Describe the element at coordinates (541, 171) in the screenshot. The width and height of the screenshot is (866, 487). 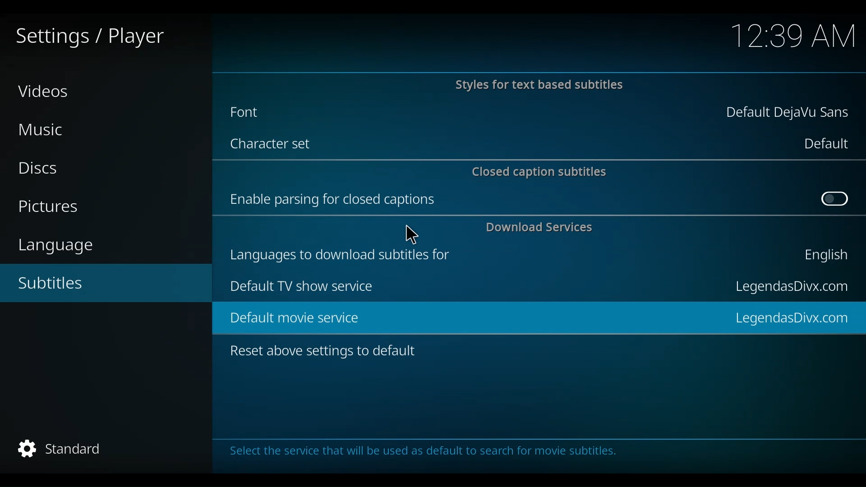
I see `Closed caption subtitles` at that location.